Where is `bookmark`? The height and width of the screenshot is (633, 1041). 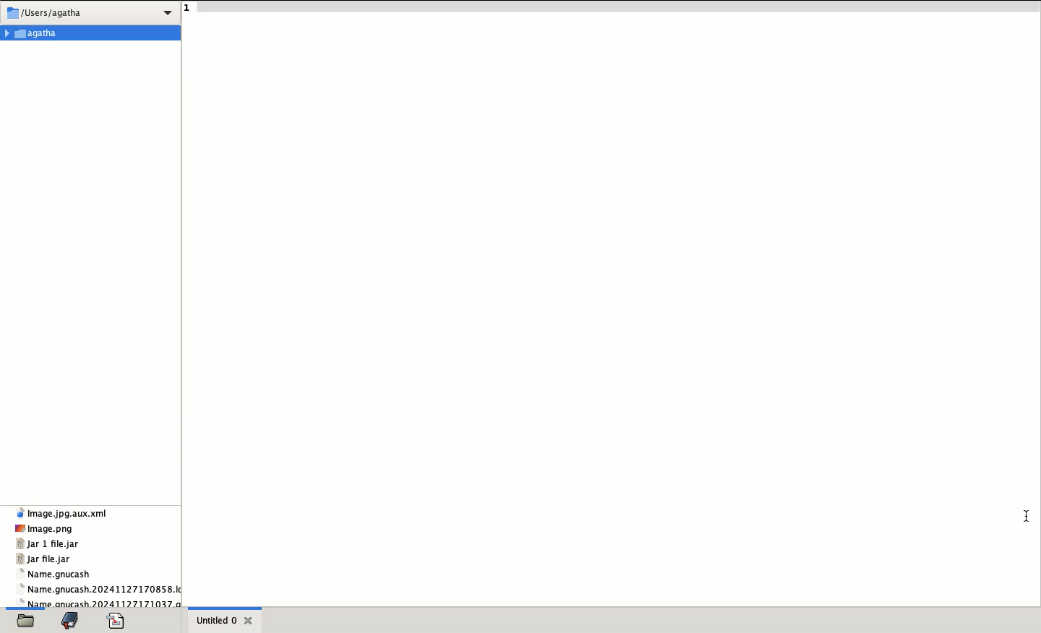 bookmark is located at coordinates (71, 620).